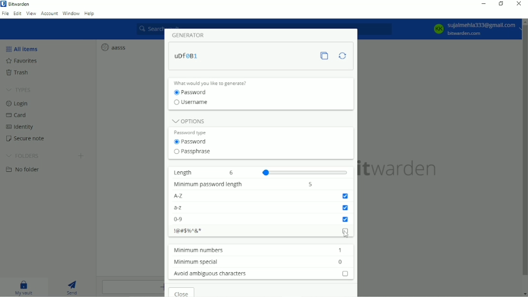 The image size is (528, 297). Describe the element at coordinates (189, 119) in the screenshot. I see `Options` at that location.